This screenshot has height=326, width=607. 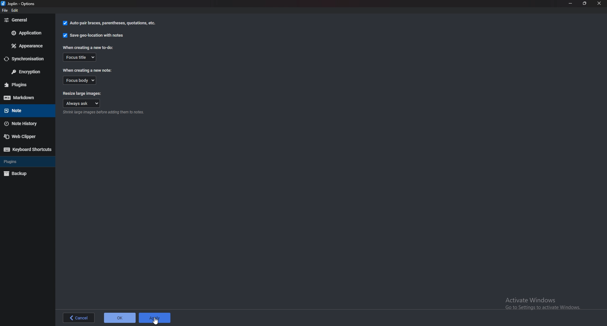 What do you see at coordinates (82, 103) in the screenshot?
I see `always ask` at bounding box center [82, 103].